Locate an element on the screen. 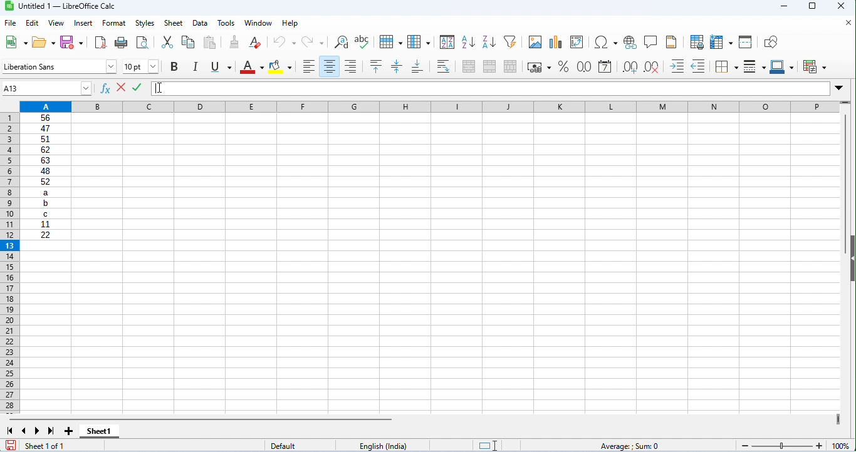 The height and width of the screenshot is (452, 856). Vertical slide bar is located at coordinates (846, 184).